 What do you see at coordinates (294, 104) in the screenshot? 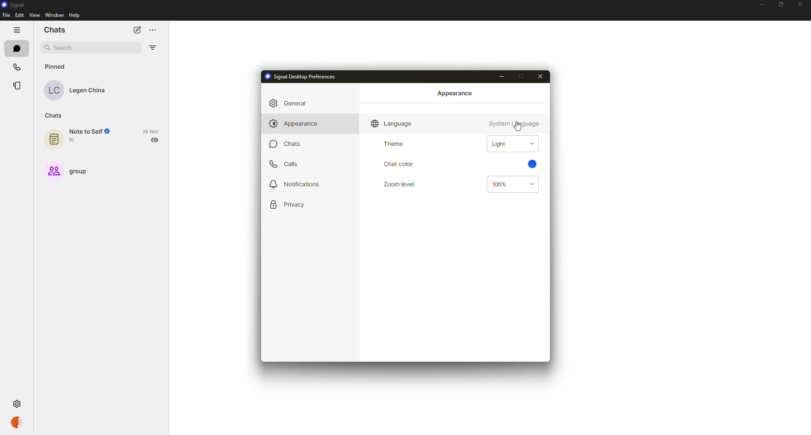
I see `general` at bounding box center [294, 104].